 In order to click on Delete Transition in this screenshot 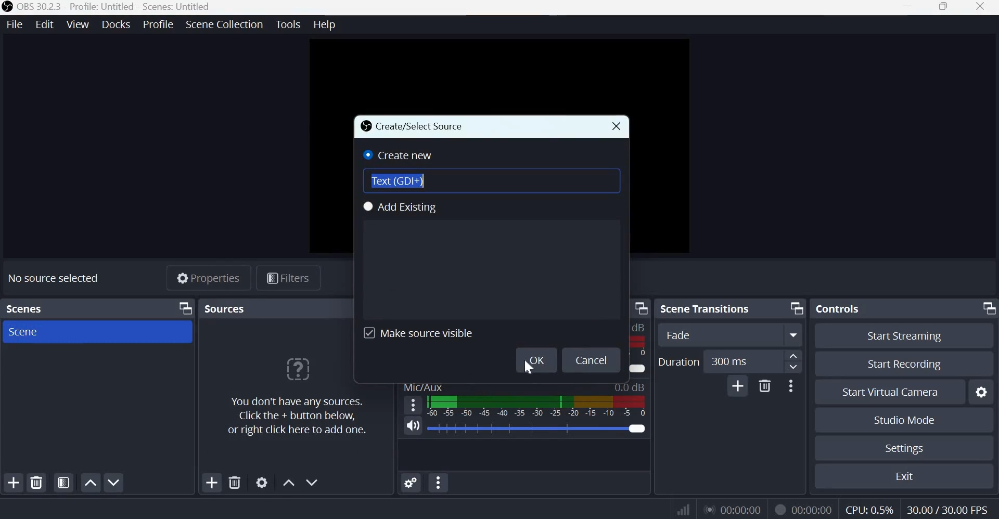, I will do `click(764, 385)`.